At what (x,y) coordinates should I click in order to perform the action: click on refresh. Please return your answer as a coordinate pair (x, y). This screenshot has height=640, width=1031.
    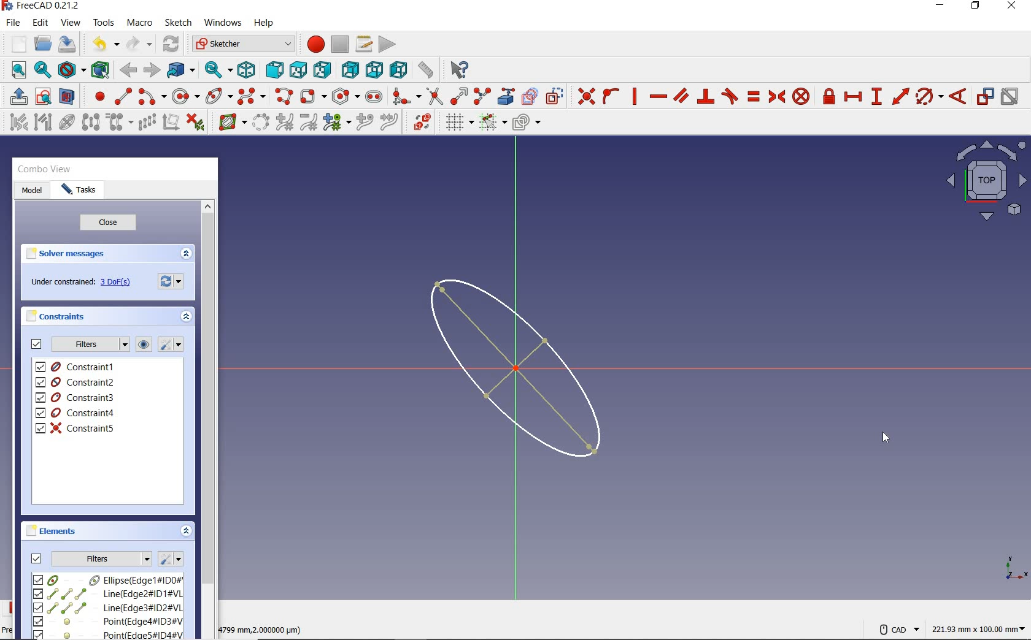
    Looking at the image, I should click on (172, 45).